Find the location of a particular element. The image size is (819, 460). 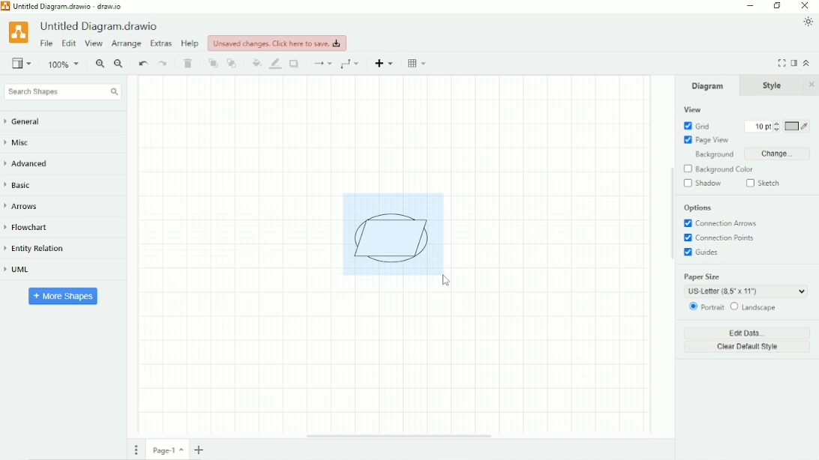

Landscape is located at coordinates (754, 307).